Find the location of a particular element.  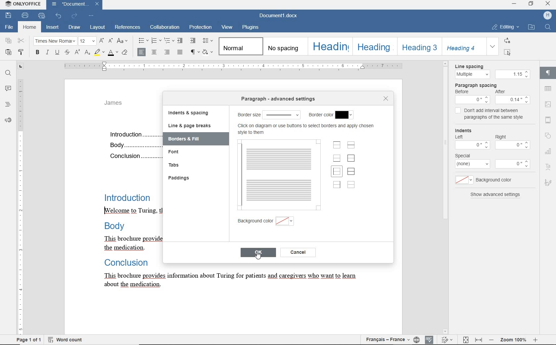

don't add interval between paragraphs of the same style is located at coordinates (496, 115).